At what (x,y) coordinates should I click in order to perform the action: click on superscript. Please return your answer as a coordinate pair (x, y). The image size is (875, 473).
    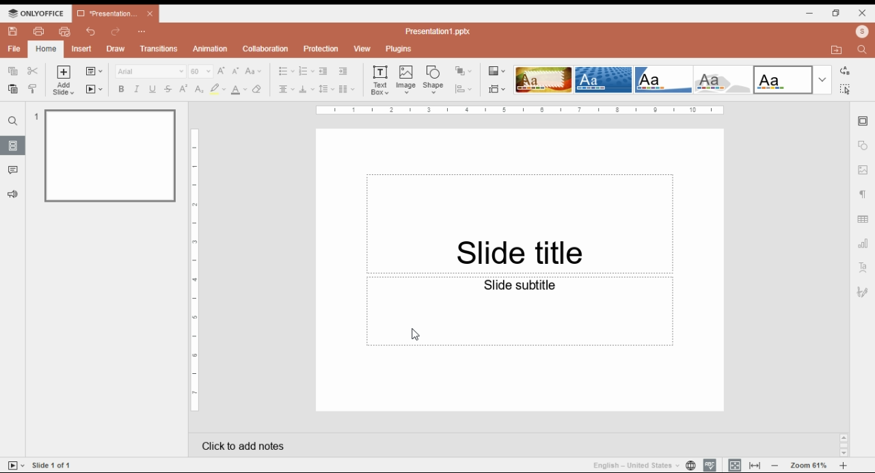
    Looking at the image, I should click on (184, 88).